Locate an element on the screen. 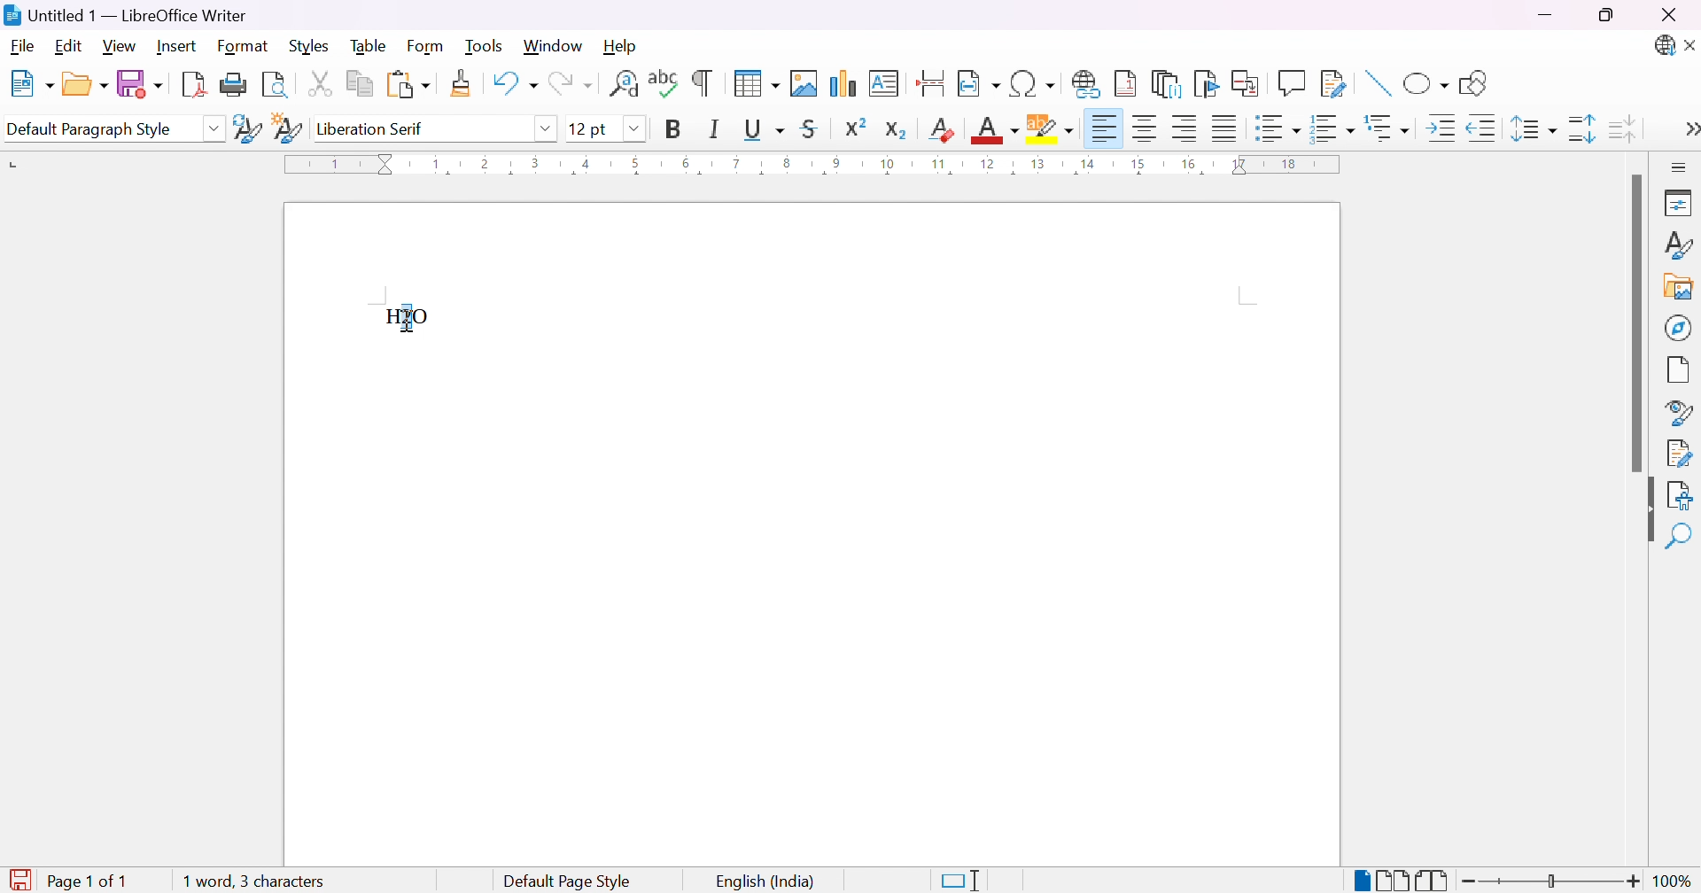  Decrease indent is located at coordinates (1483, 131).